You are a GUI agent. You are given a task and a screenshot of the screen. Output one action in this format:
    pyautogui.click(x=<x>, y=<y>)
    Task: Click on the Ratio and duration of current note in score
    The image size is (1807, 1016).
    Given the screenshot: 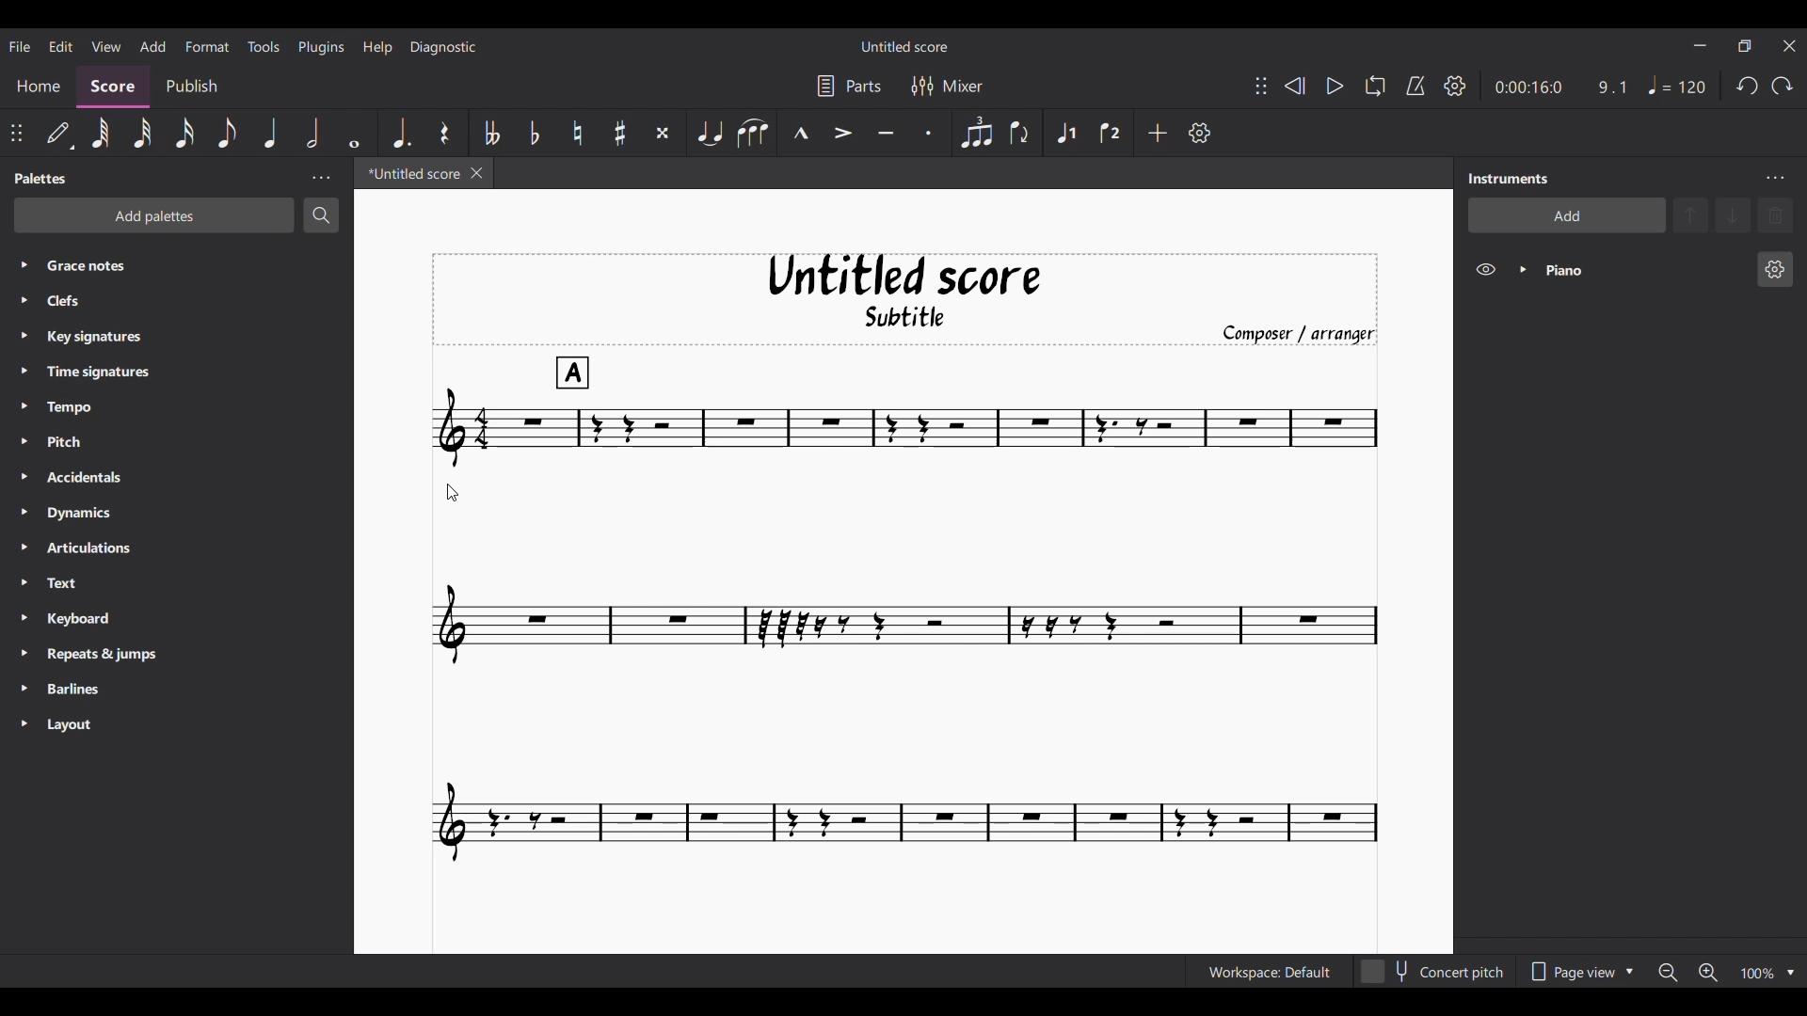 What is the action you would take?
    pyautogui.click(x=1560, y=87)
    